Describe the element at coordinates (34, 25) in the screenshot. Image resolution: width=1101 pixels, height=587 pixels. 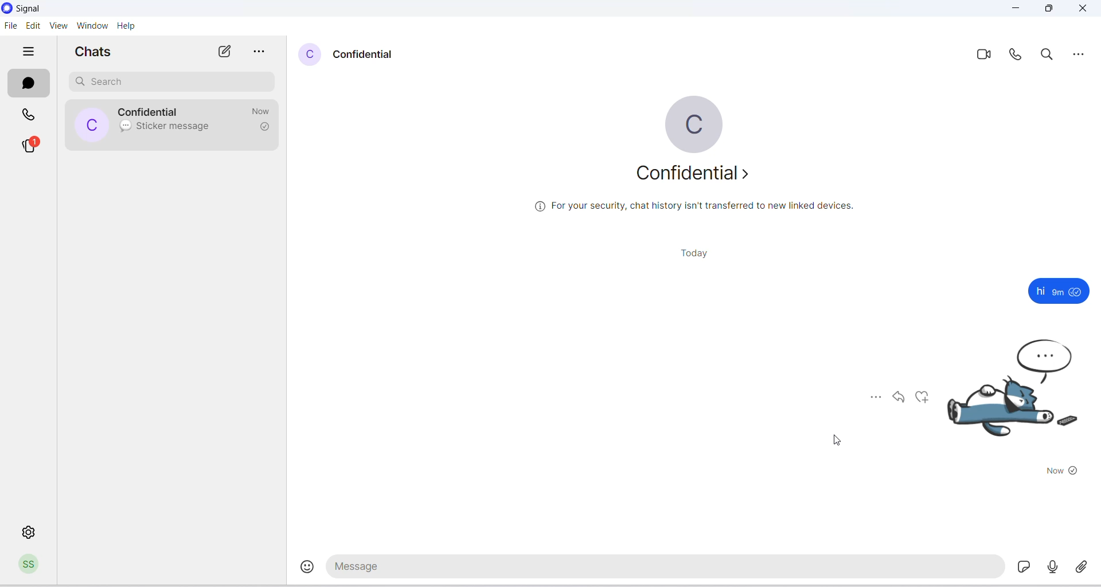
I see `edit` at that location.